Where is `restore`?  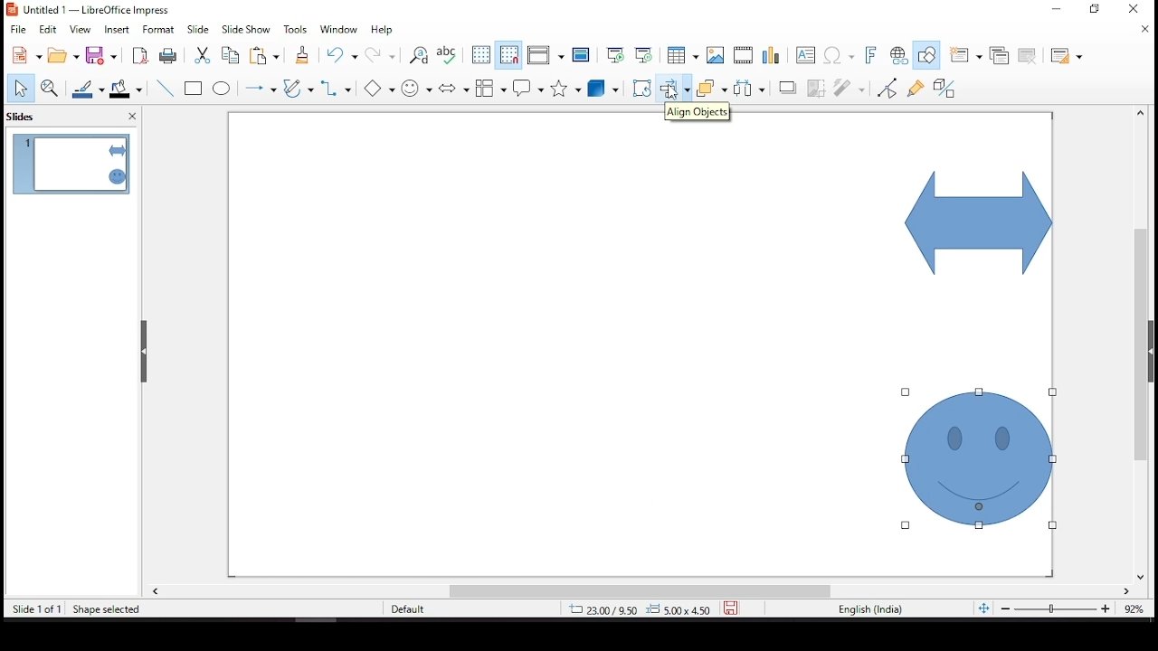 restore is located at coordinates (1056, 10).